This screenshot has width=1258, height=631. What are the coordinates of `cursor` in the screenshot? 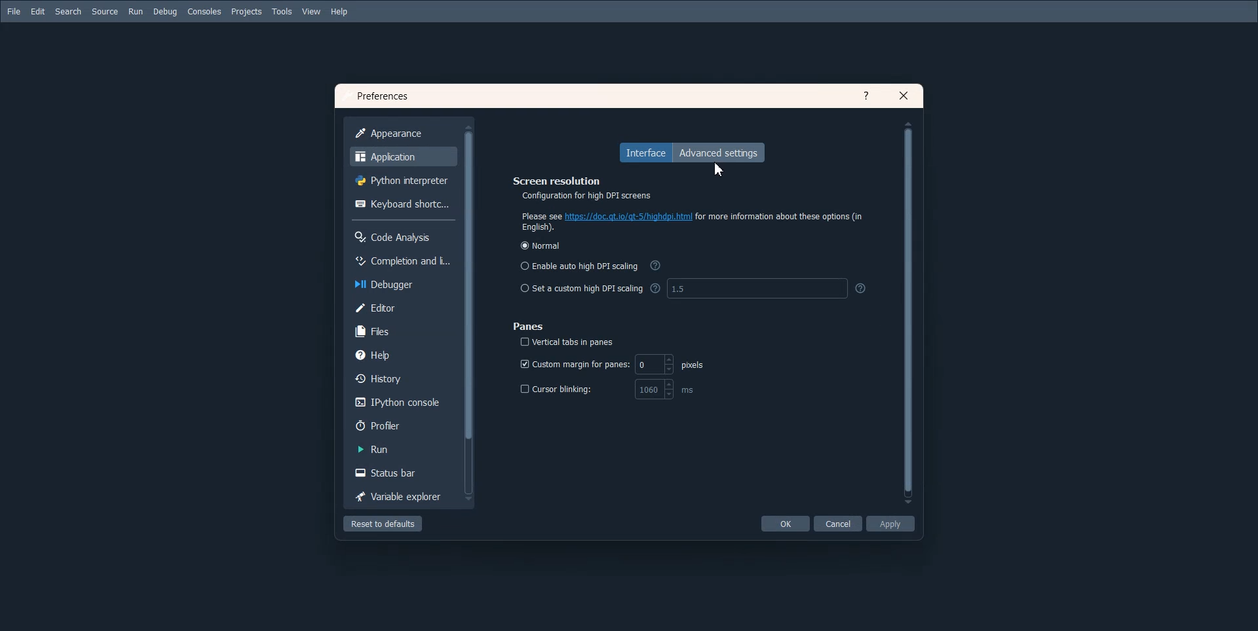 It's located at (720, 170).